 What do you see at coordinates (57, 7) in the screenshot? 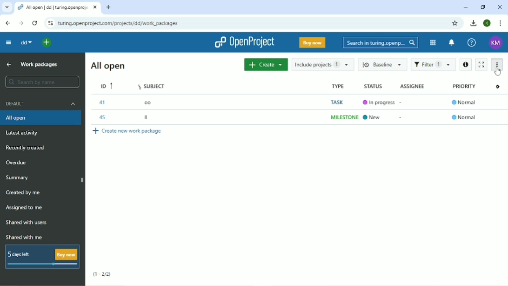
I see `Current tab` at bounding box center [57, 7].